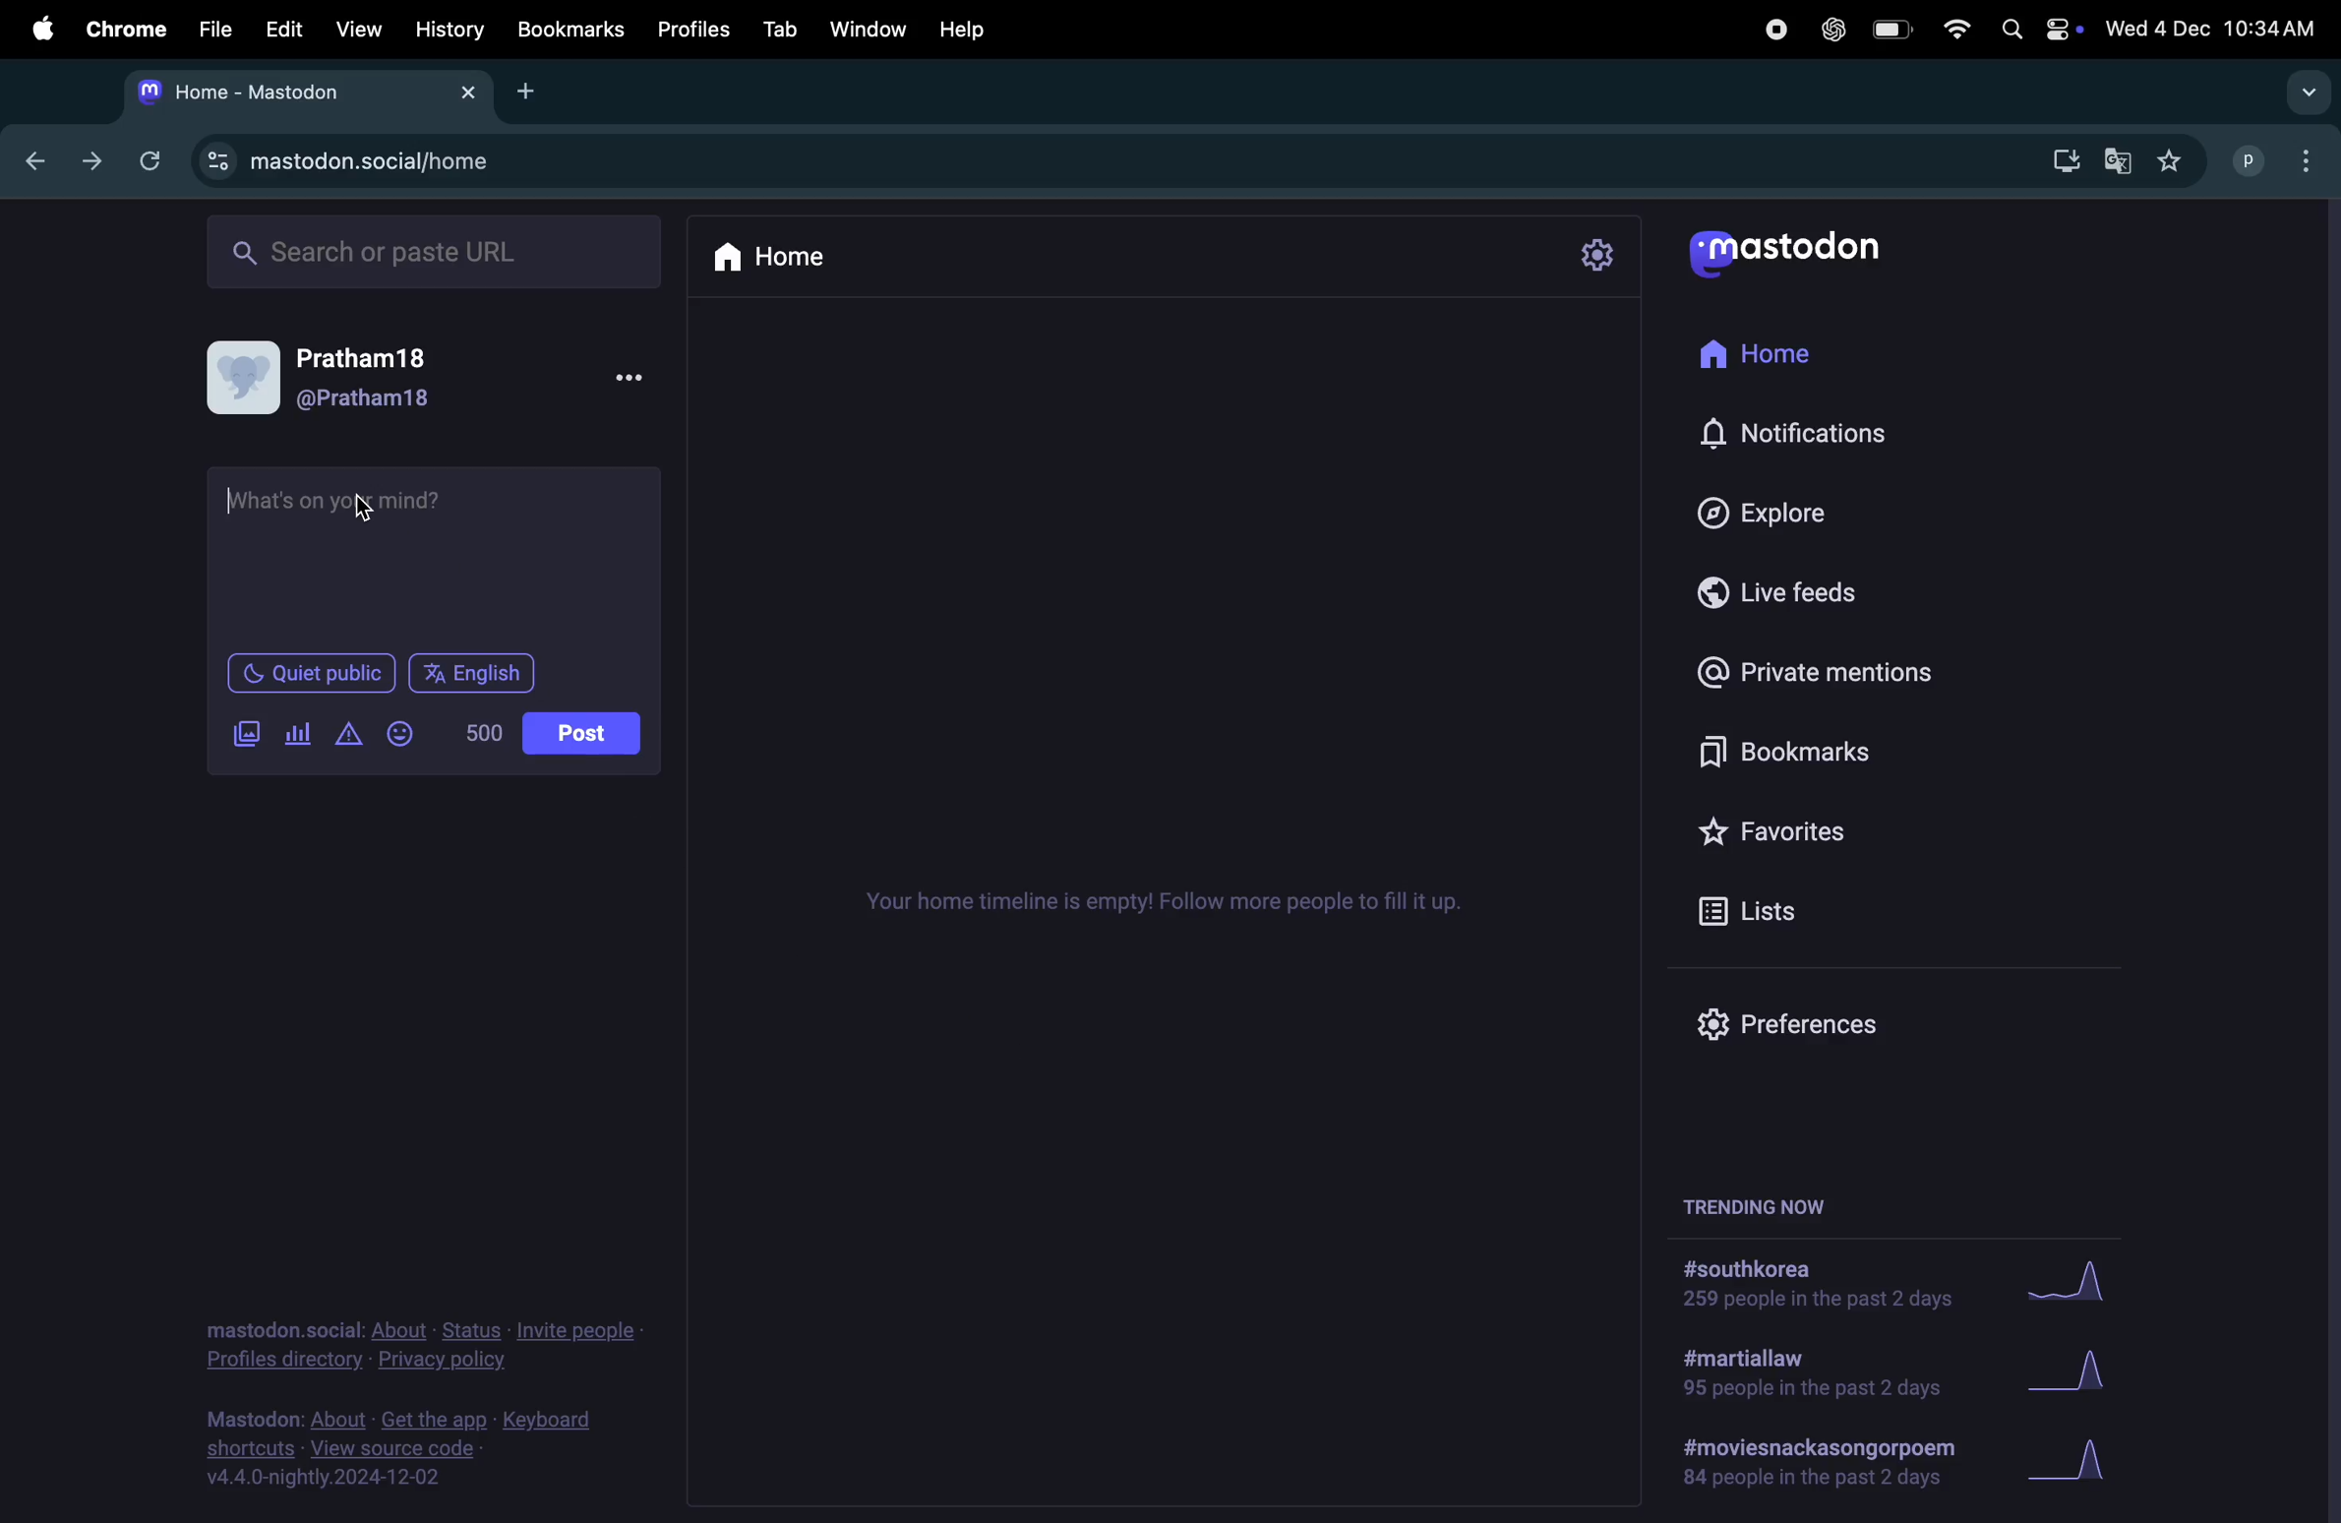 Image resolution: width=2341 pixels, height=1523 pixels. Describe the element at coordinates (123, 29) in the screenshot. I see `Chrome` at that location.